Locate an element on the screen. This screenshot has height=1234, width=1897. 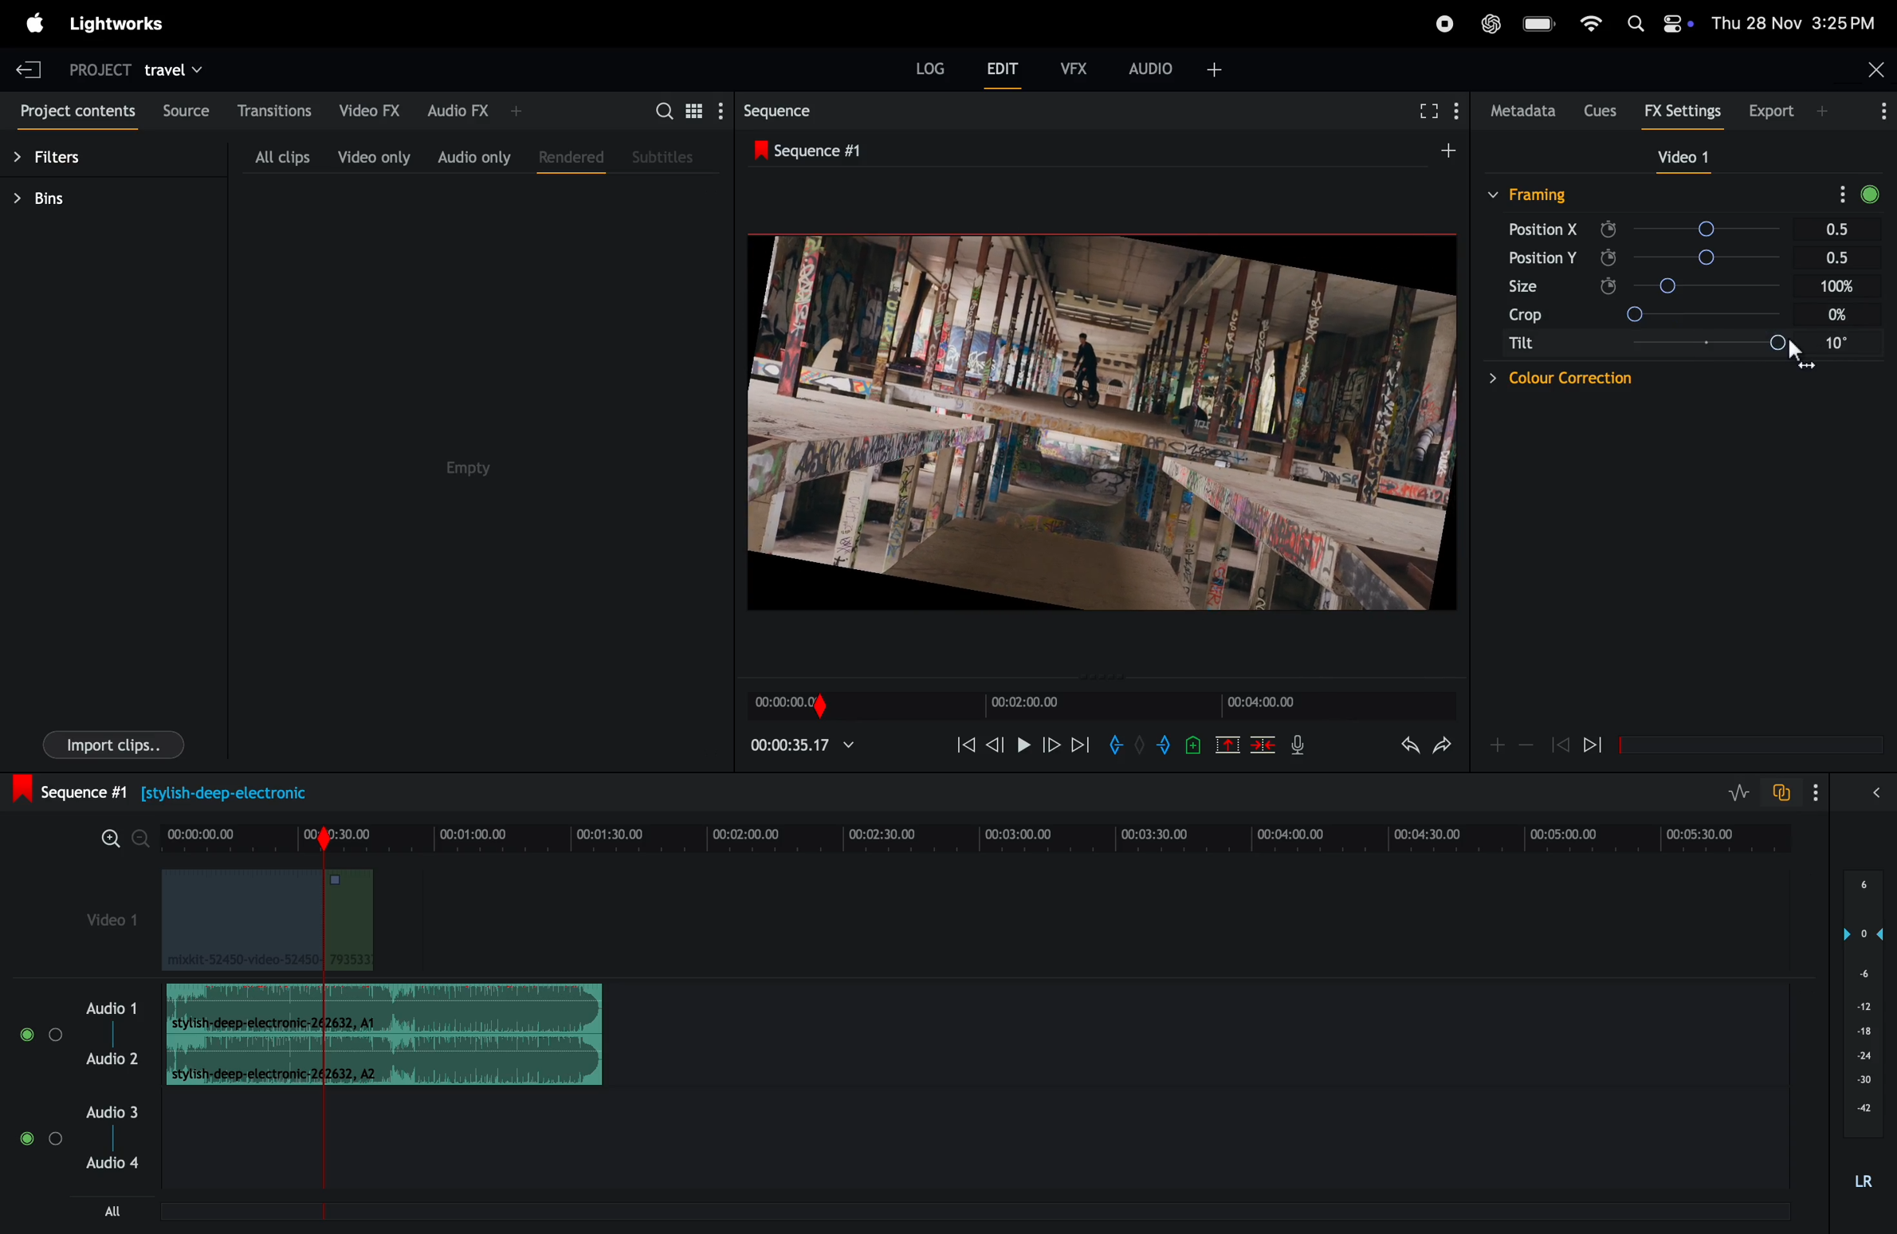
chatgpt is located at coordinates (1490, 24).